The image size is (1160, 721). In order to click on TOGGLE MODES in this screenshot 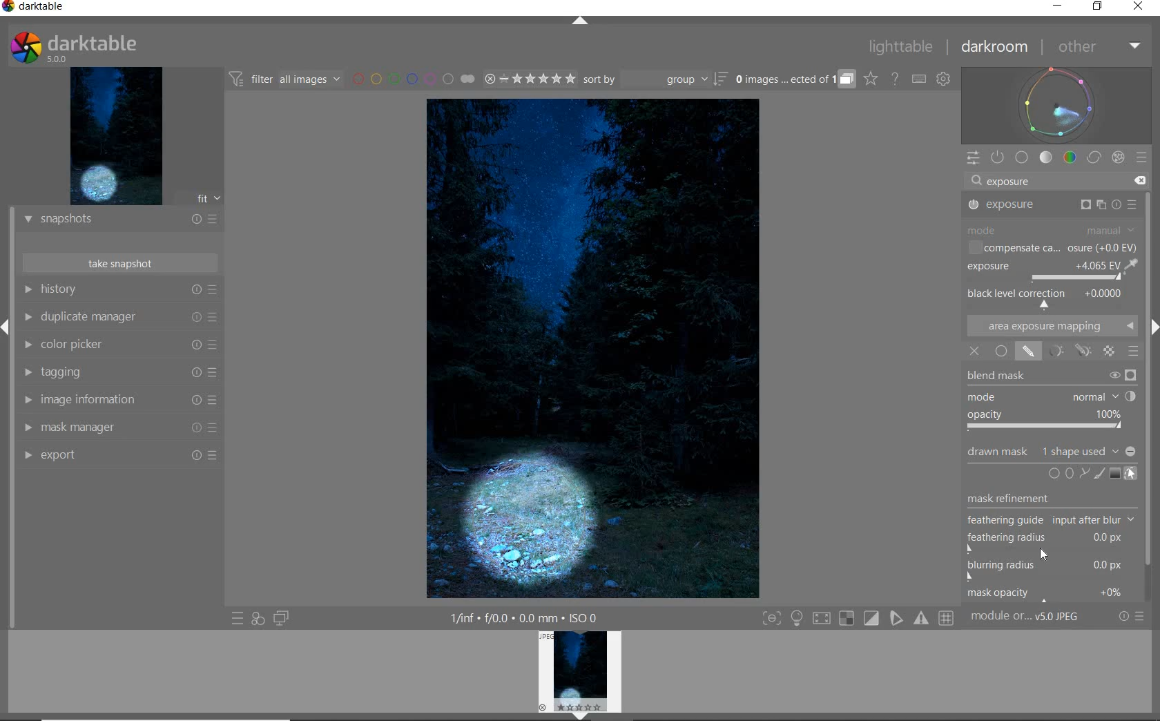, I will do `click(858, 618)`.